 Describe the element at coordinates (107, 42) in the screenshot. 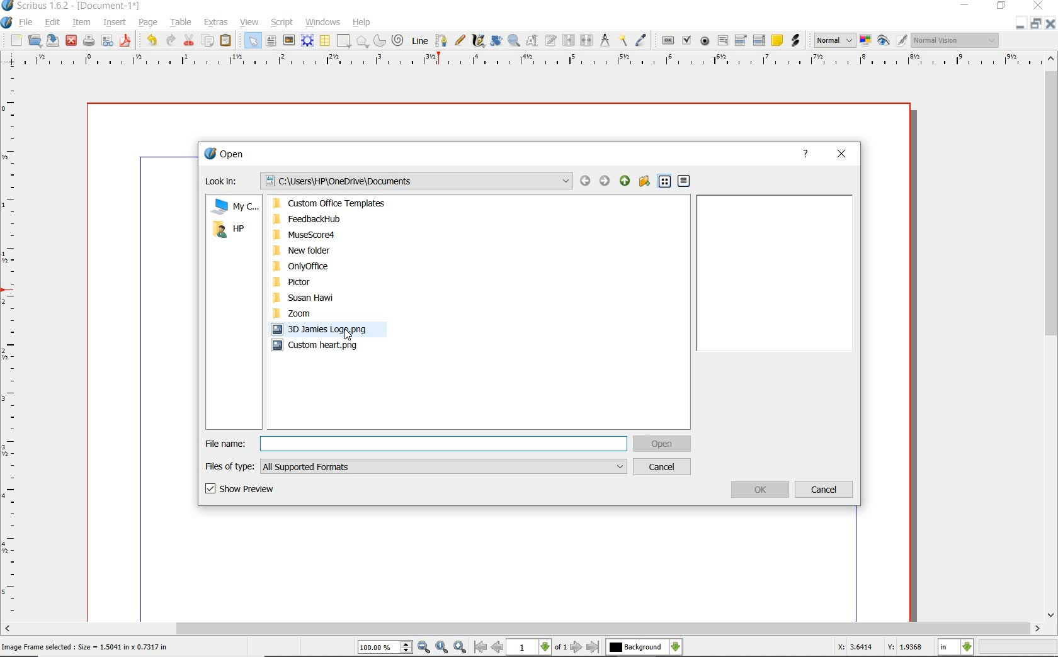

I see `preflight verifier` at that location.